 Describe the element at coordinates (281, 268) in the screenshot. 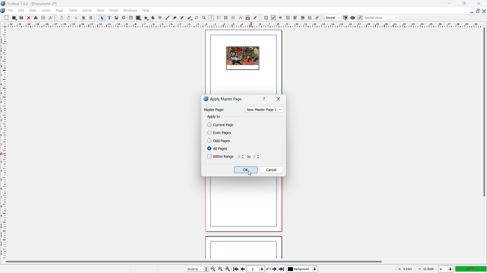

I see `last page` at that location.